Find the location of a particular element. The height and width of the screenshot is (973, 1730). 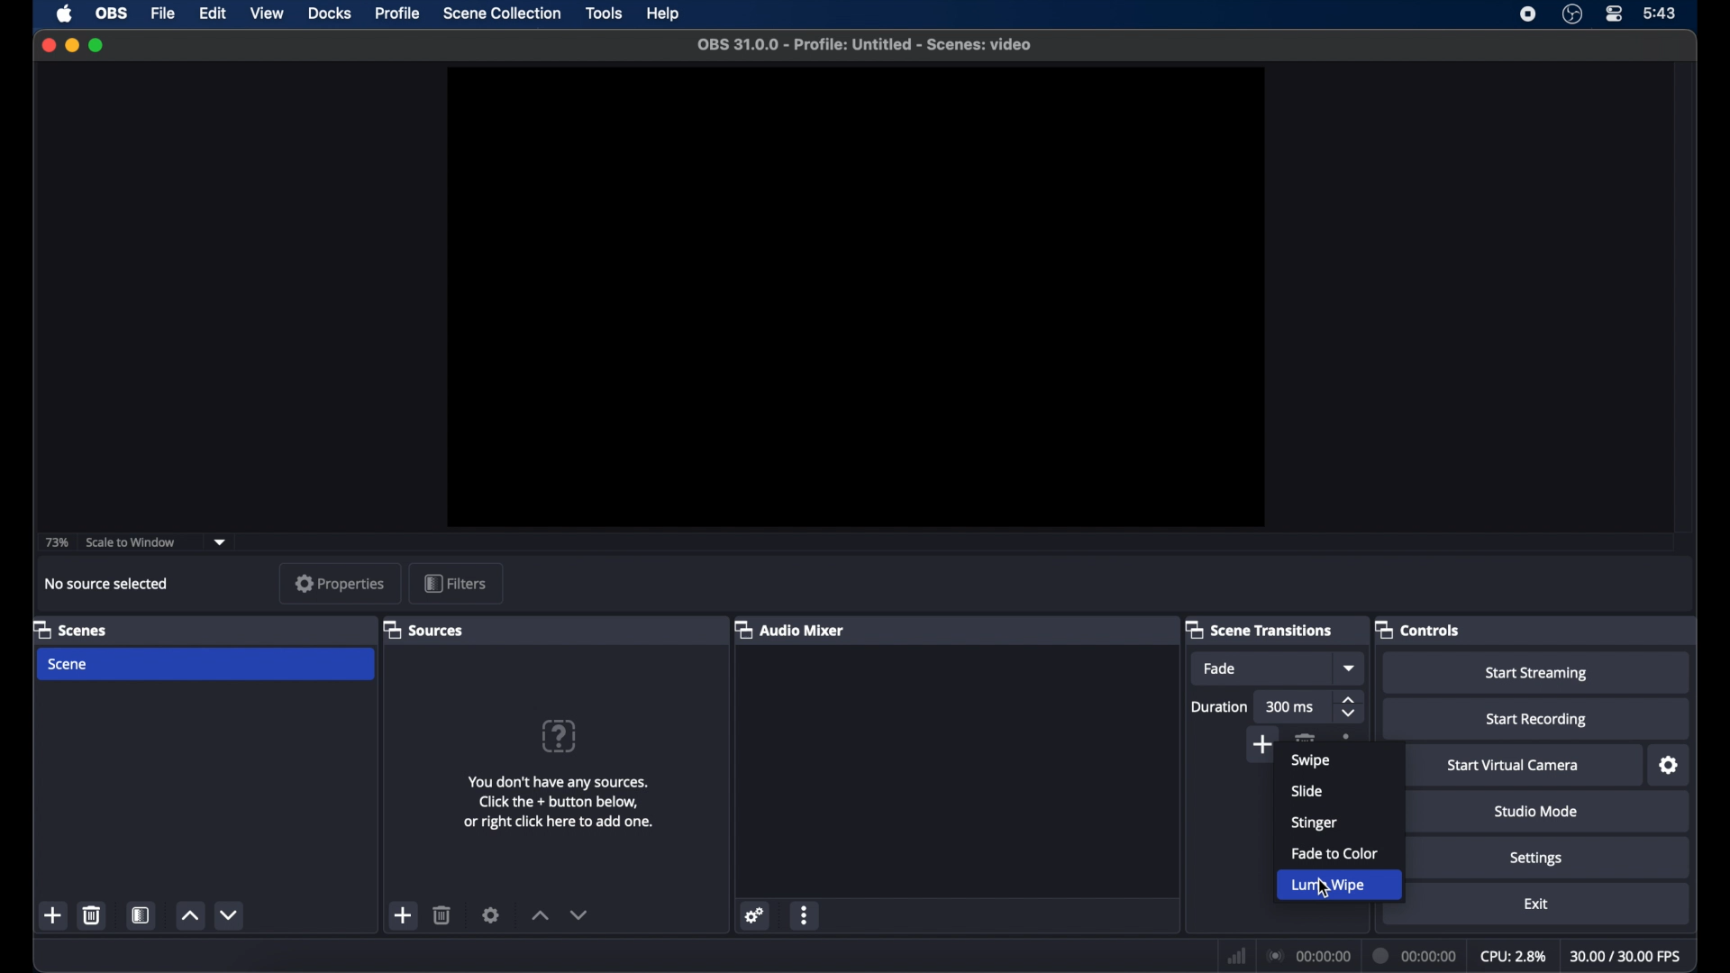

add is located at coordinates (53, 914).